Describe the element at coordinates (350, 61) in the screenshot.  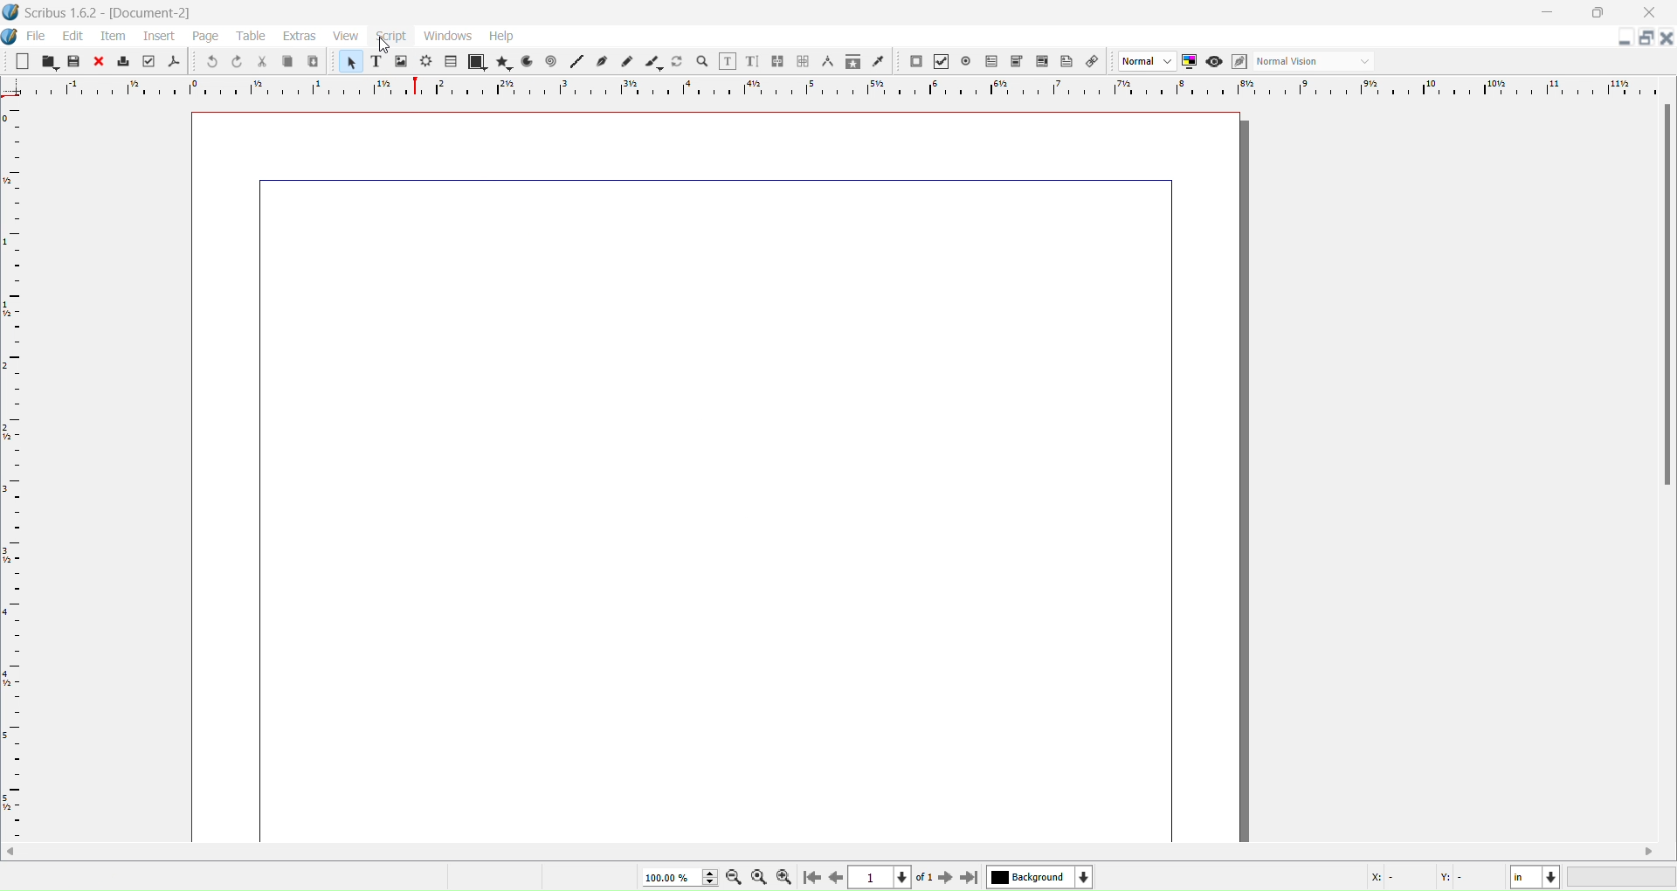
I see `Select Item` at that location.